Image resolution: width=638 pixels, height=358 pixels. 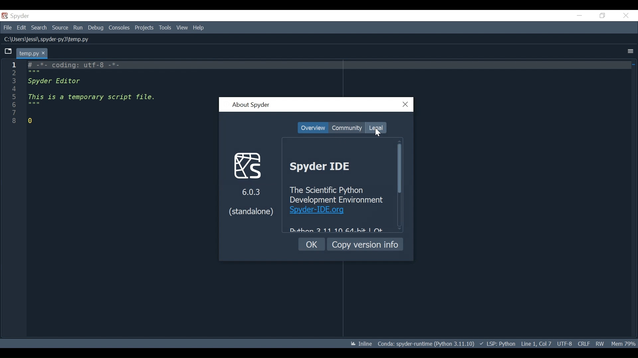 What do you see at coordinates (625, 343) in the screenshot?
I see `‘Mem 80%` at bounding box center [625, 343].